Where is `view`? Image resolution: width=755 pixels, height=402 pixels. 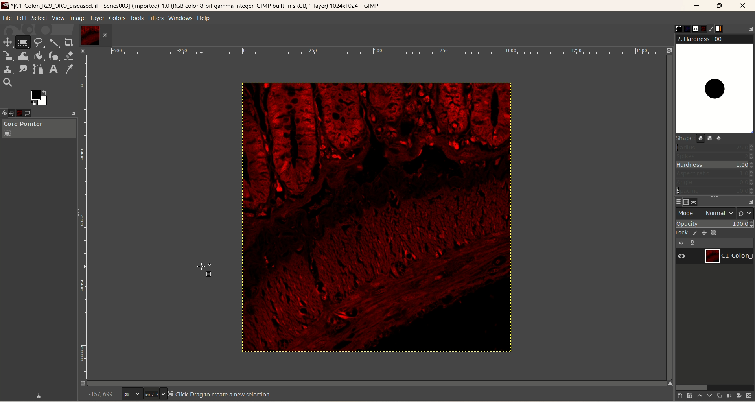 view is located at coordinates (58, 18).